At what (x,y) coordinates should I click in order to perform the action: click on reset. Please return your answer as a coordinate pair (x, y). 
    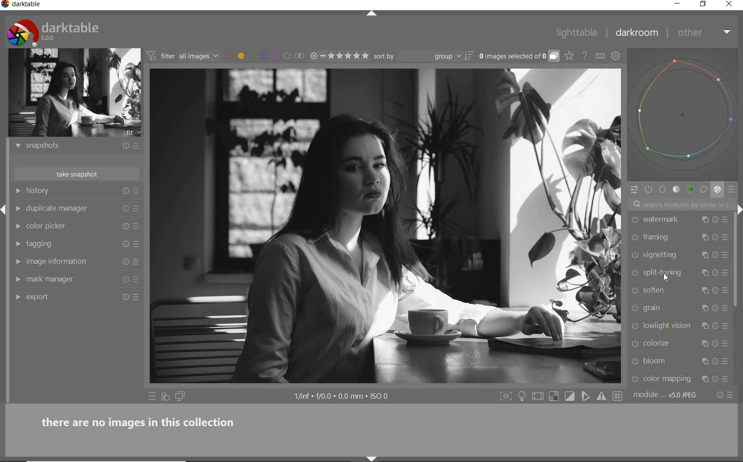
    Looking at the image, I should click on (716, 273).